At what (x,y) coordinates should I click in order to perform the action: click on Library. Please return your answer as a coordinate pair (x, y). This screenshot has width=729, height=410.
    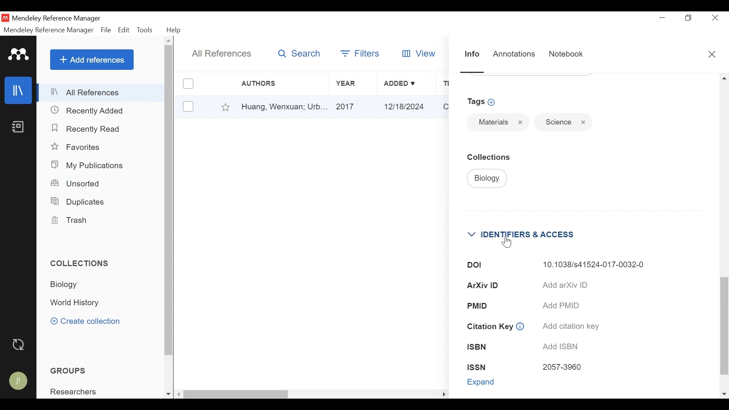
    Looking at the image, I should click on (19, 90).